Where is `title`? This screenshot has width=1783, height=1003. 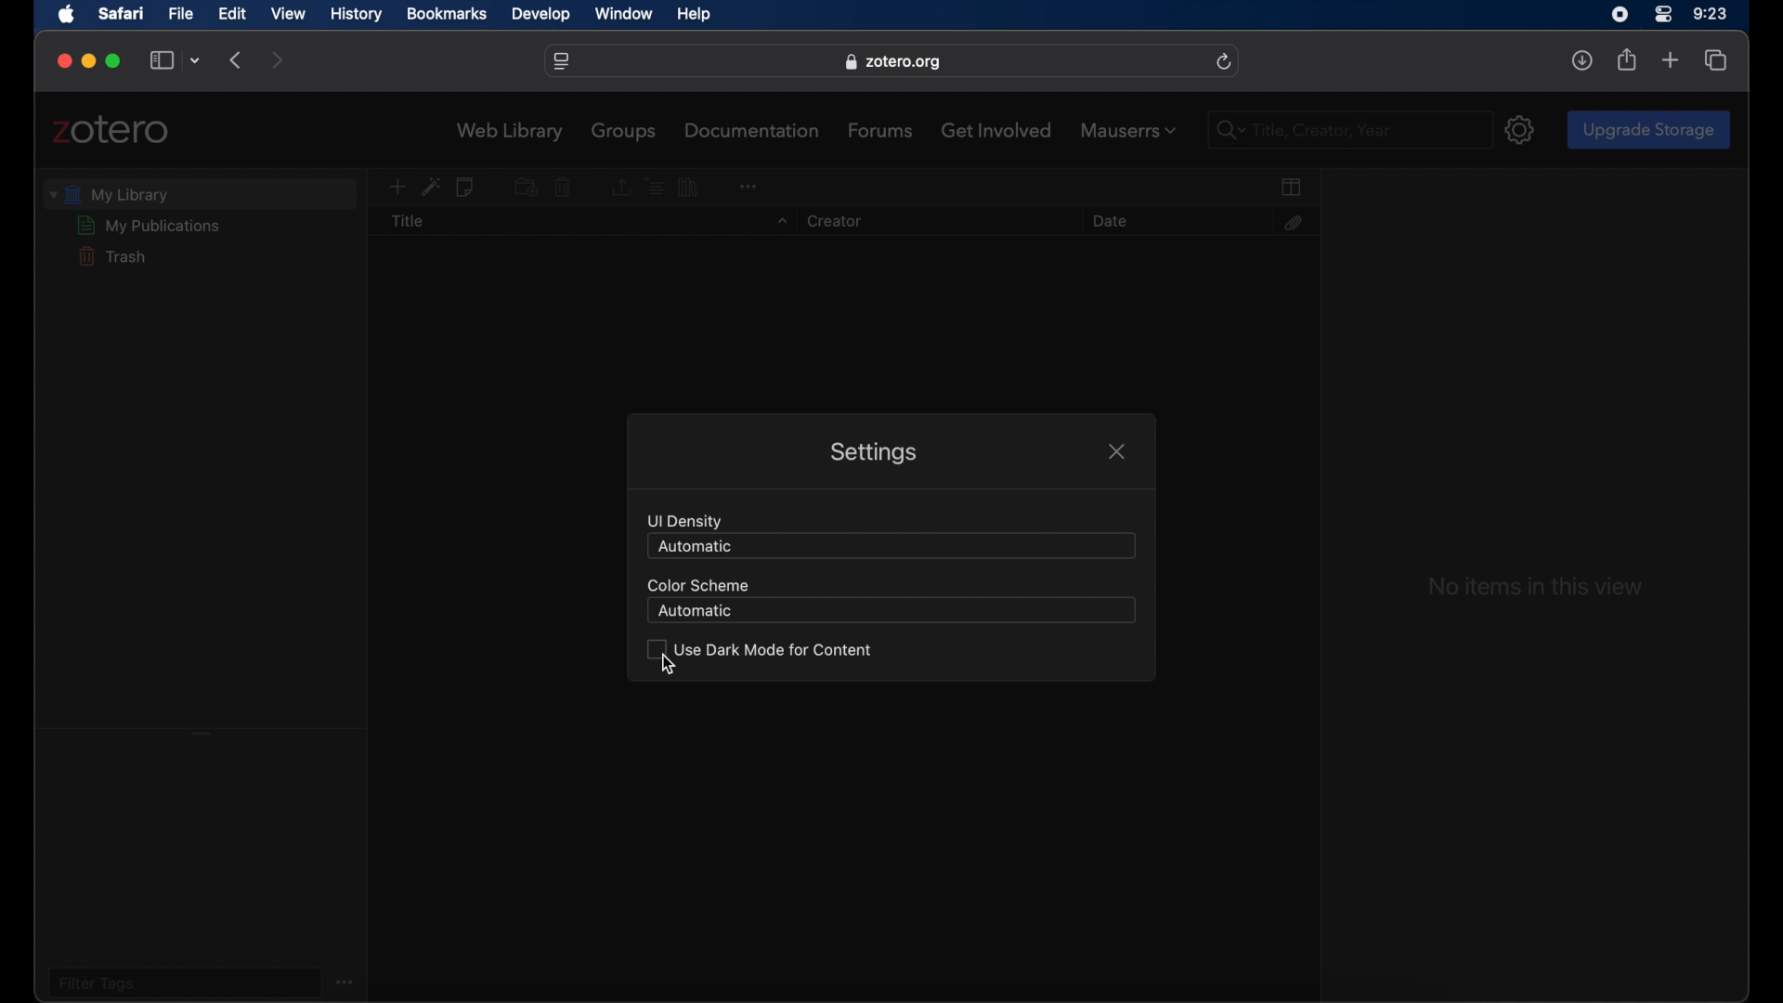 title is located at coordinates (408, 222).